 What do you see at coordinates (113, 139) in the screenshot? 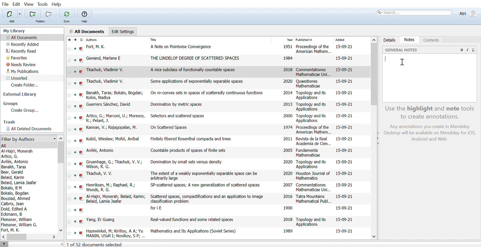
I see `Kubi§, Wiestaw; Molt6, Anibal` at bounding box center [113, 139].